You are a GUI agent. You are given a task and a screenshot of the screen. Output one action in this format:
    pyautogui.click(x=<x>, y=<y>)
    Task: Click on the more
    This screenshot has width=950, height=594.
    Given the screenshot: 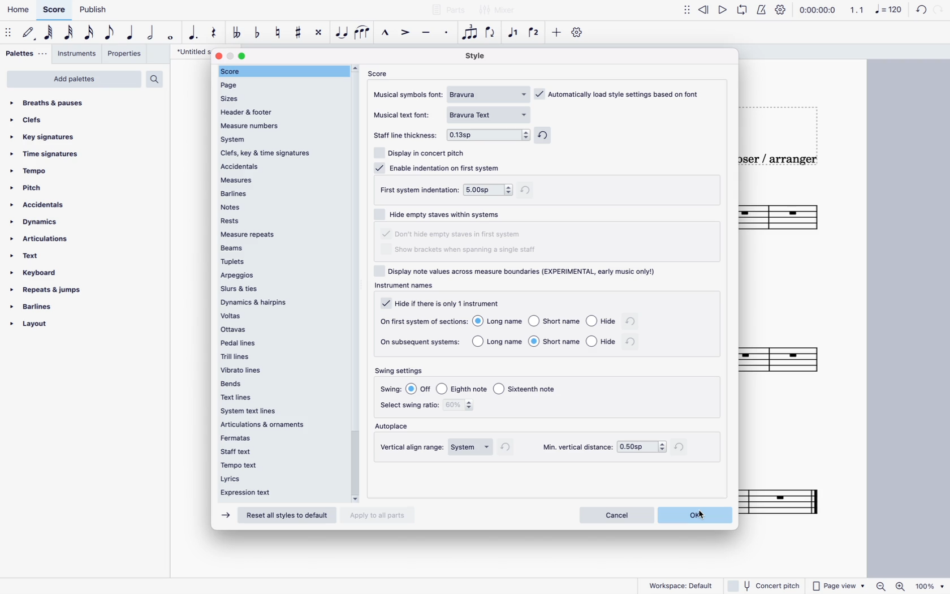 What is the action you would take?
    pyautogui.click(x=685, y=8)
    